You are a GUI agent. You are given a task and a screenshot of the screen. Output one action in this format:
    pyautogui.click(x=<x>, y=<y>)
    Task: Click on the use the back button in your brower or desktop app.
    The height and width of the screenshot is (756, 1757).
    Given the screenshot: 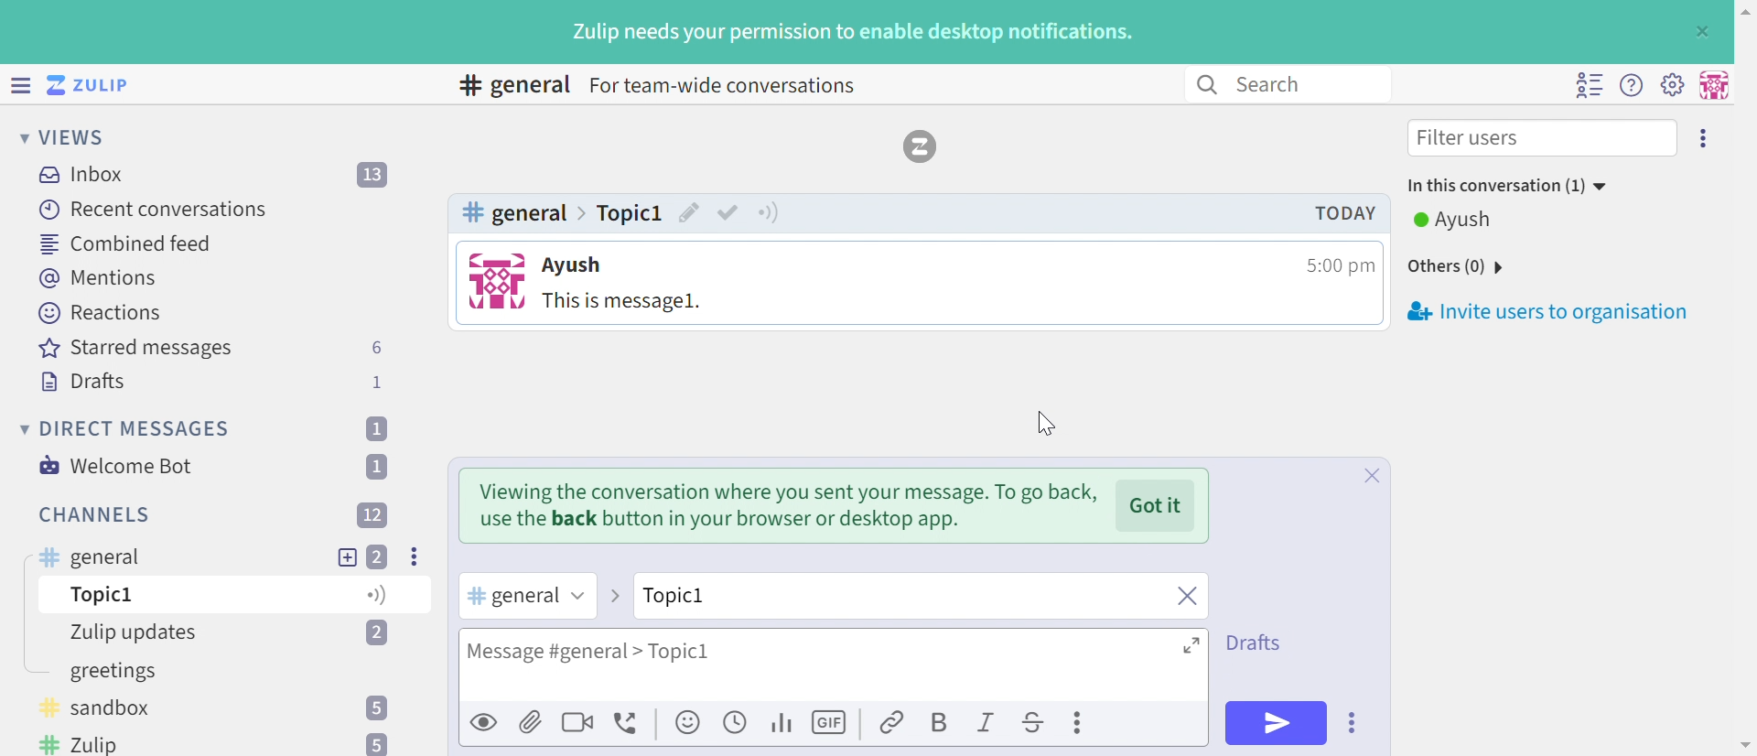 What is the action you would take?
    pyautogui.click(x=722, y=521)
    